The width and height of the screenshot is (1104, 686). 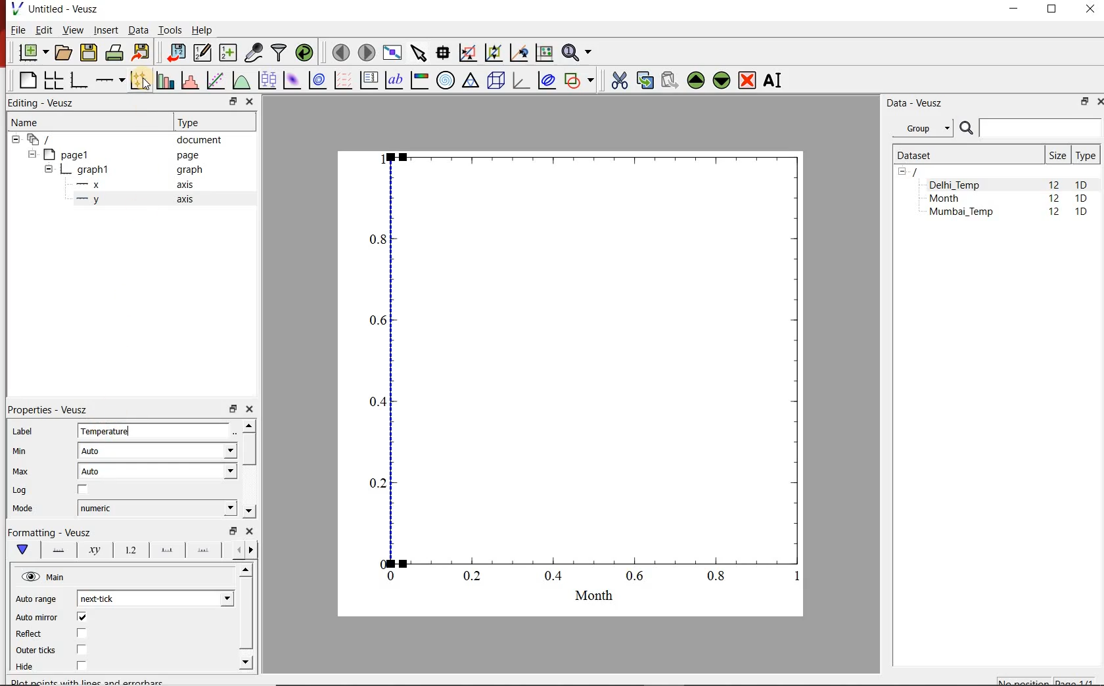 I want to click on arrange graphs in a grid, so click(x=53, y=80).